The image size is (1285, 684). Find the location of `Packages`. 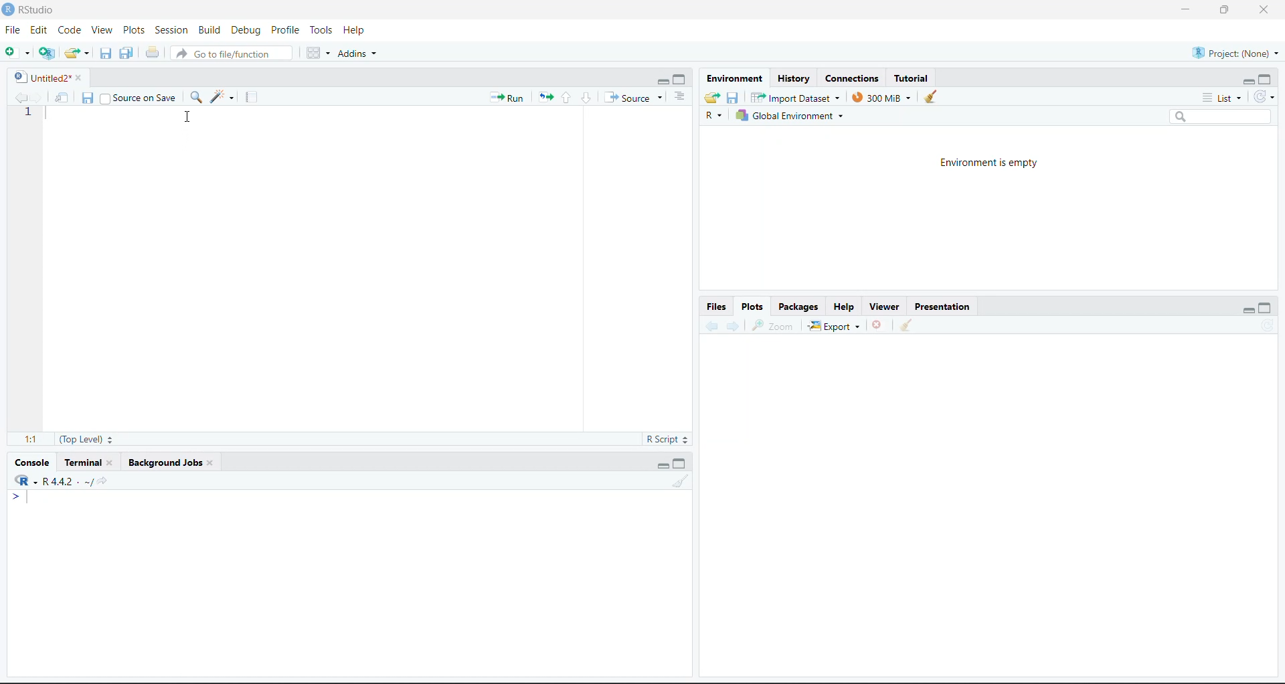

Packages is located at coordinates (798, 307).